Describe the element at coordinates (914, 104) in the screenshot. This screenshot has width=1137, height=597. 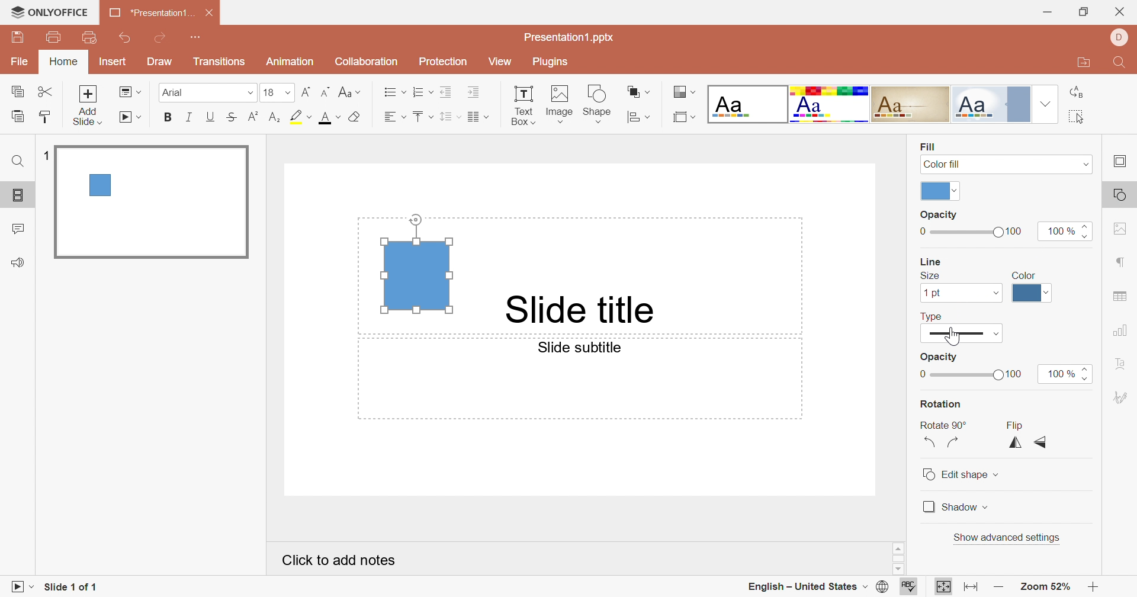
I see `Classic` at that location.